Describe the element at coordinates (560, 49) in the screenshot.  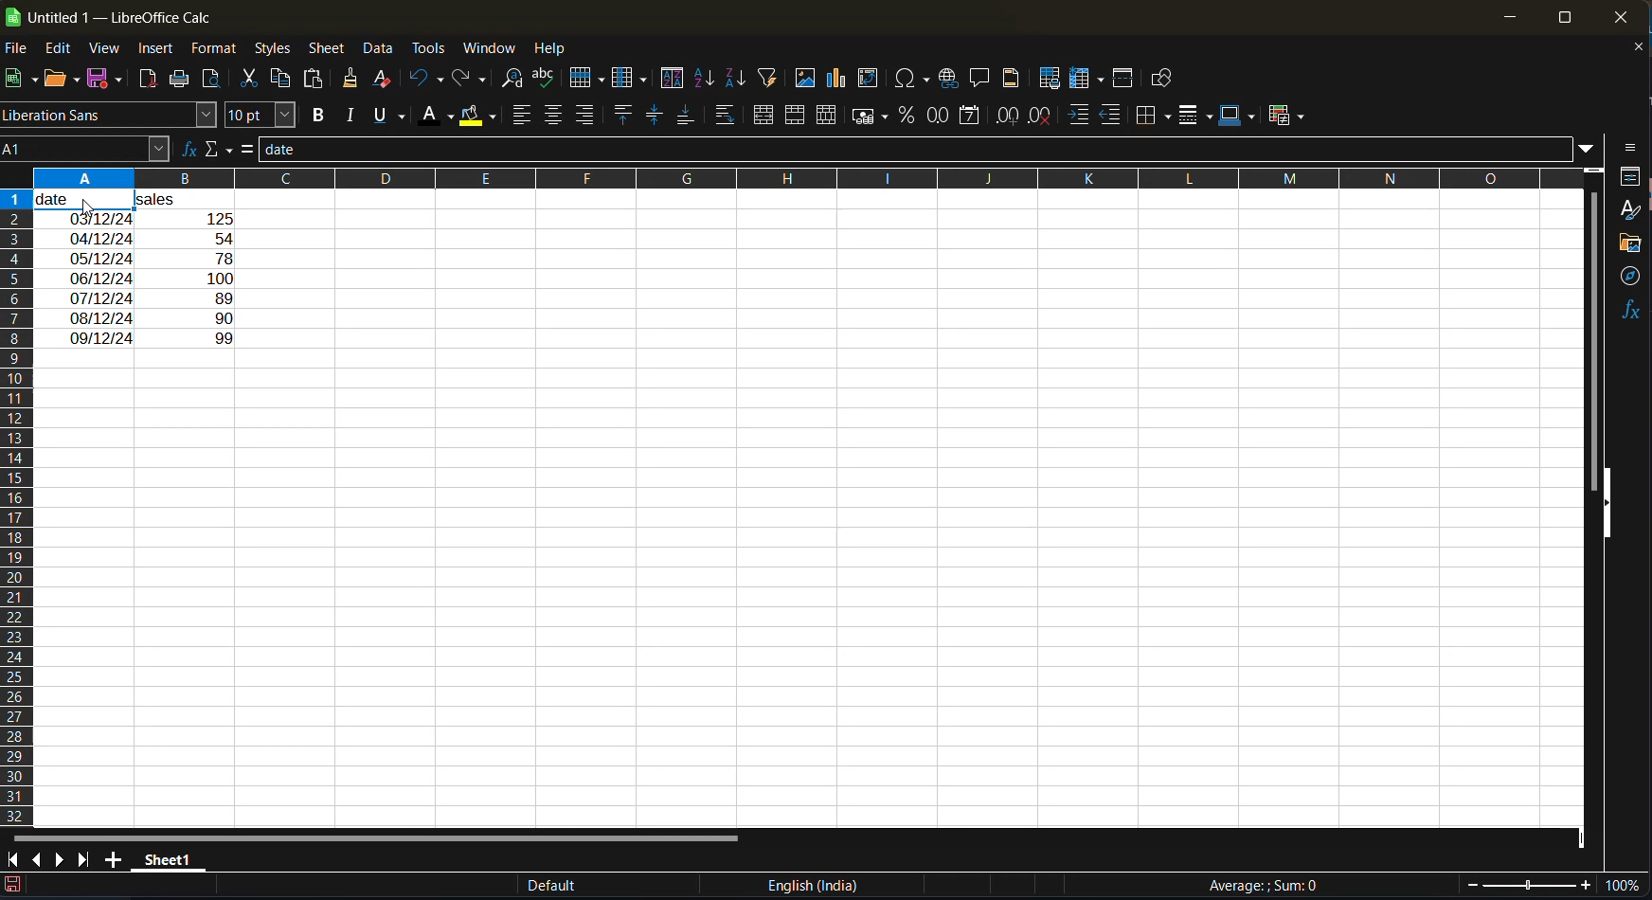
I see `help` at that location.